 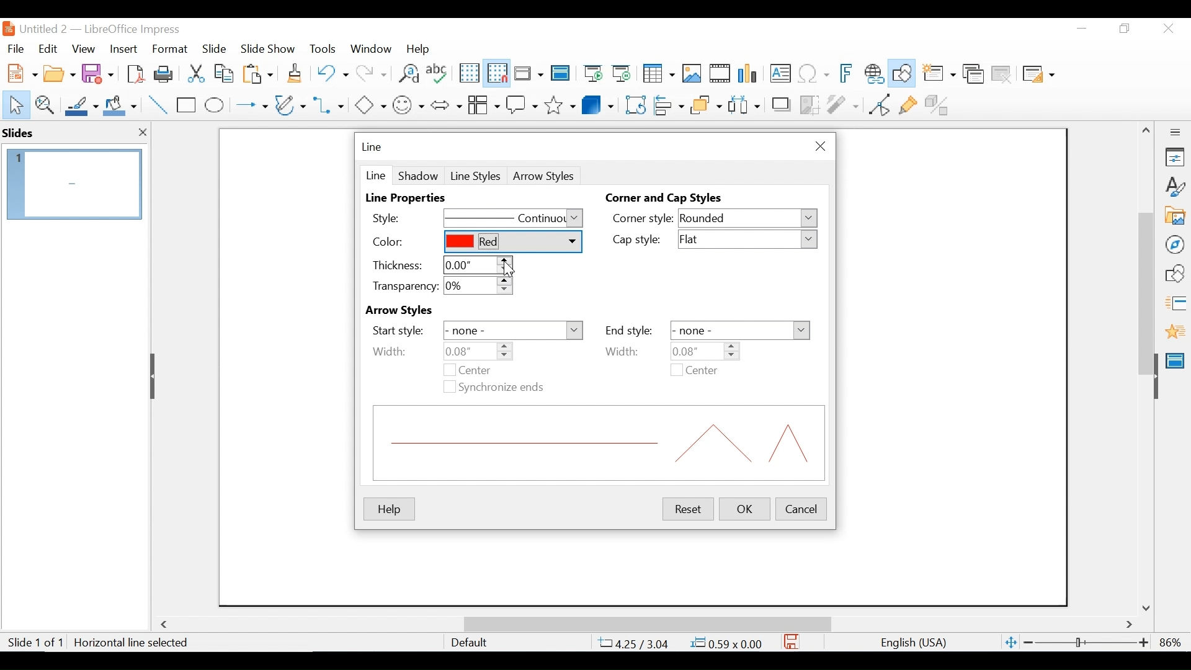 What do you see at coordinates (214, 105) in the screenshot?
I see `Ellipse` at bounding box center [214, 105].